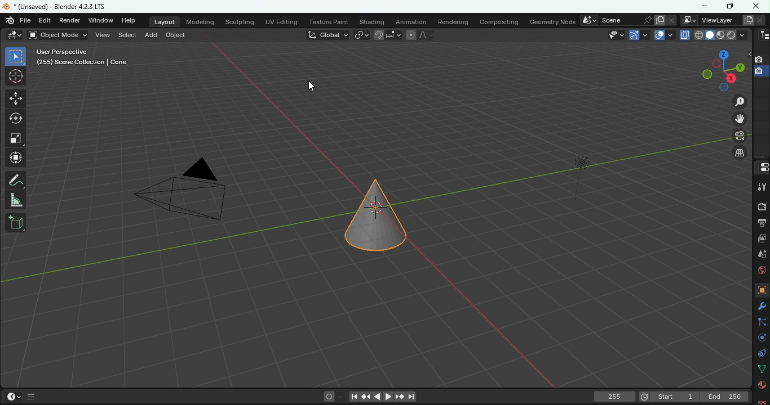 The image size is (770, 405). What do you see at coordinates (328, 397) in the screenshot?
I see `Auto keying` at bounding box center [328, 397].